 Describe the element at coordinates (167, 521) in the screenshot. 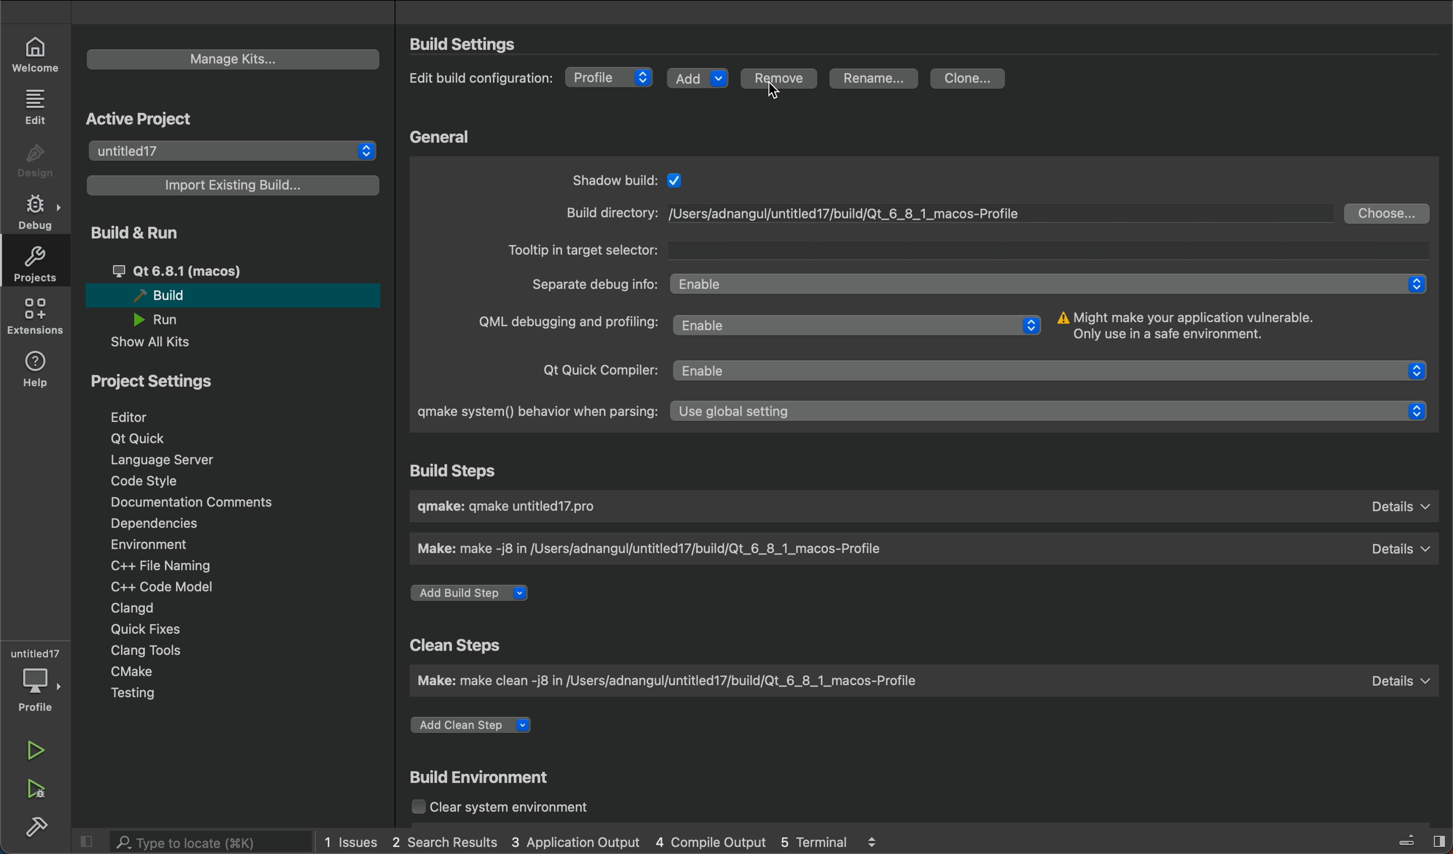

I see `dependencies` at that location.